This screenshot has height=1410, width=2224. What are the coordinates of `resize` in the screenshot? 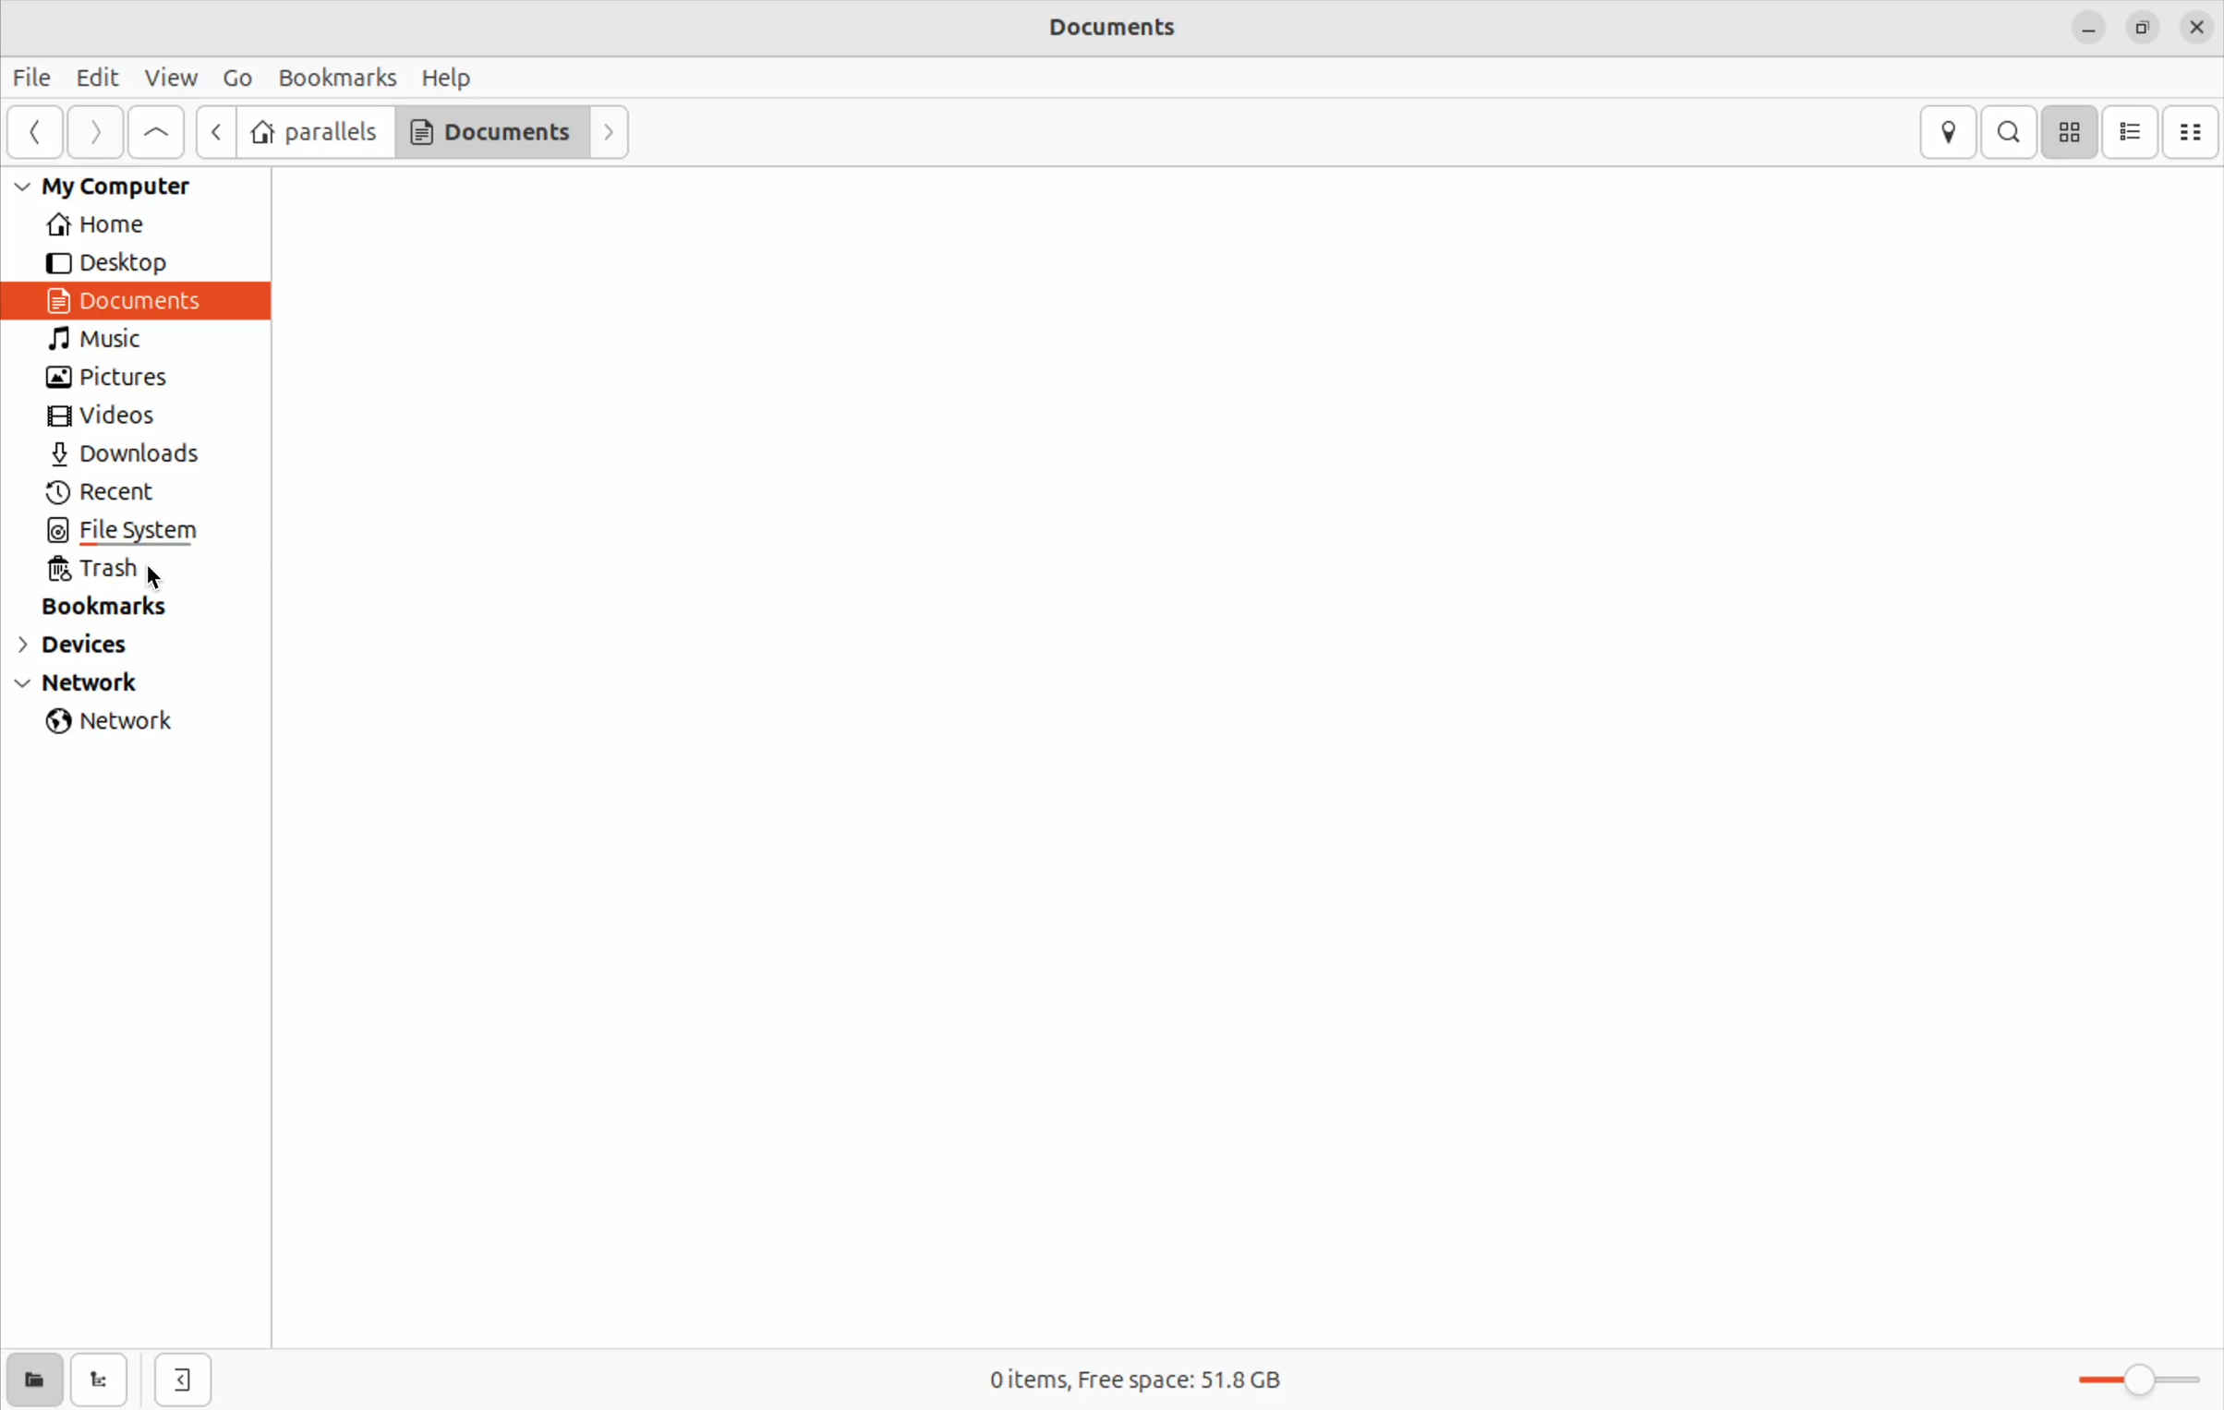 It's located at (2141, 29).